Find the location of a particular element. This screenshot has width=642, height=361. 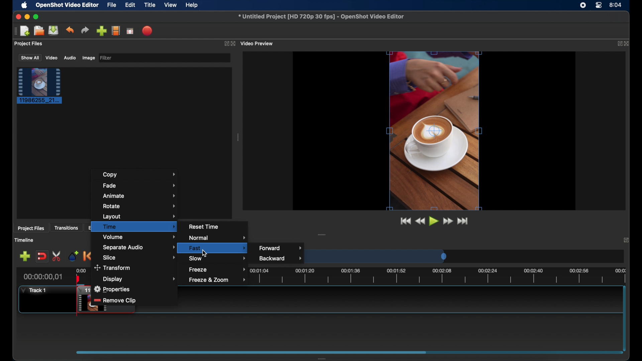

full screen is located at coordinates (130, 30).